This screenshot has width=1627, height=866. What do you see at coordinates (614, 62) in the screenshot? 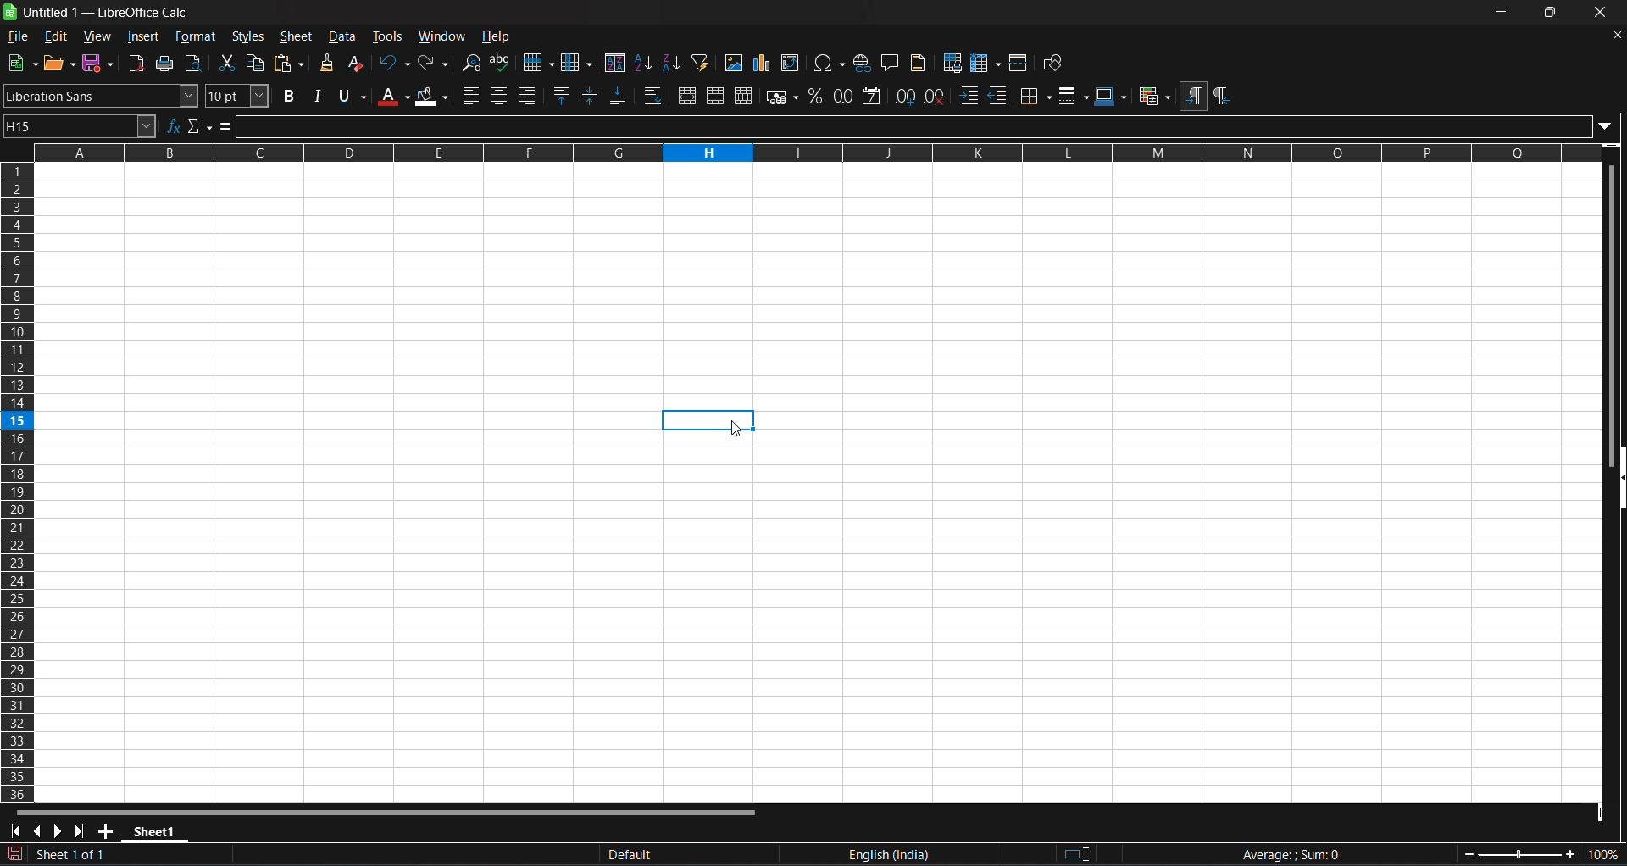
I see `sort` at bounding box center [614, 62].